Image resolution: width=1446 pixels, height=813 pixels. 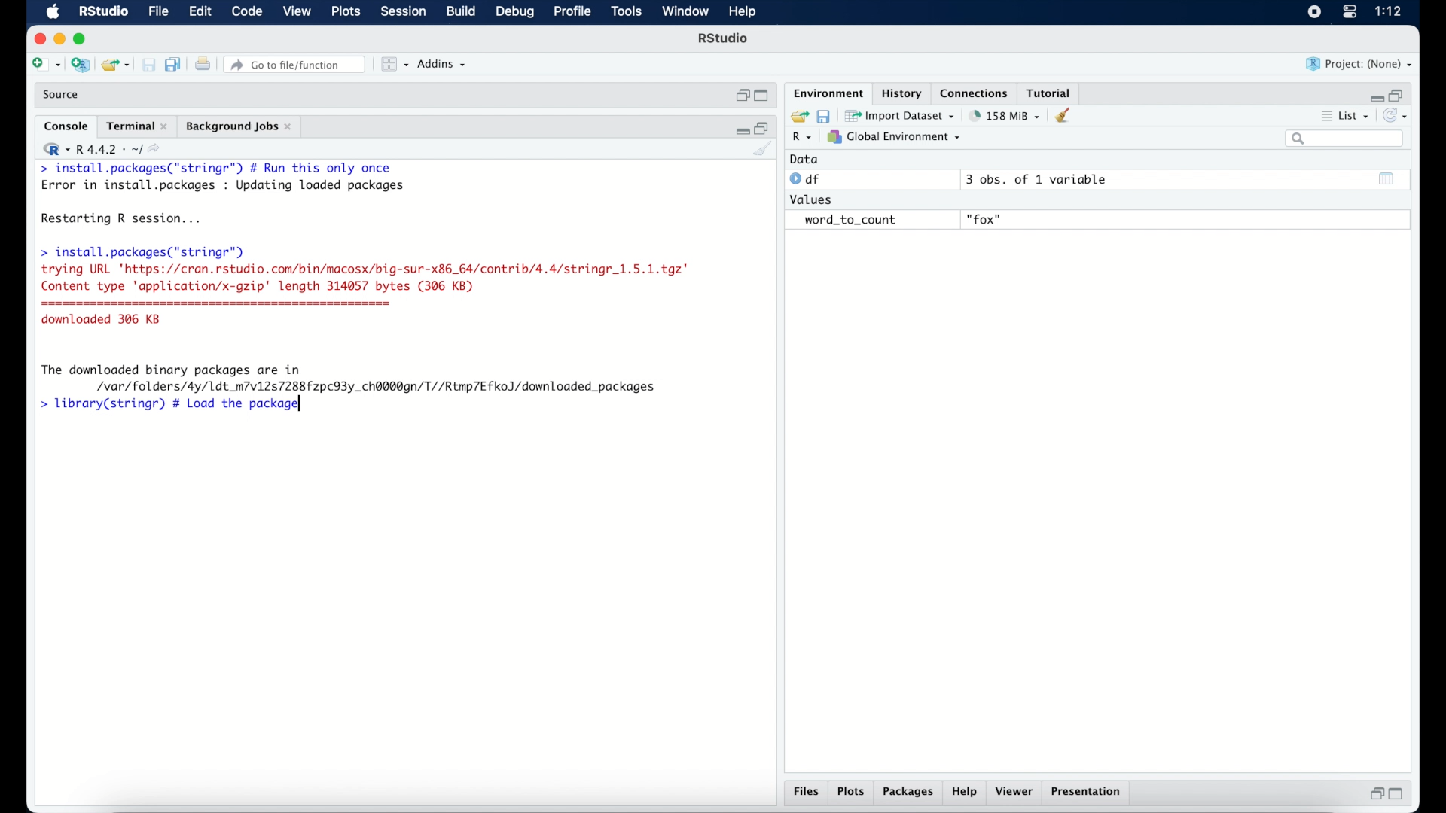 I want to click on screen recorder, so click(x=1314, y=13).